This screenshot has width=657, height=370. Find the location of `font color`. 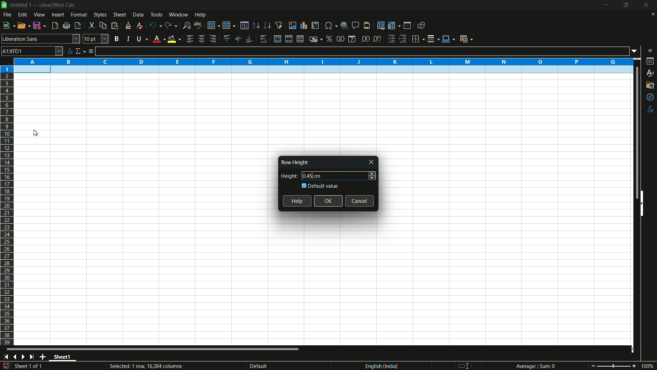

font color is located at coordinates (158, 39).